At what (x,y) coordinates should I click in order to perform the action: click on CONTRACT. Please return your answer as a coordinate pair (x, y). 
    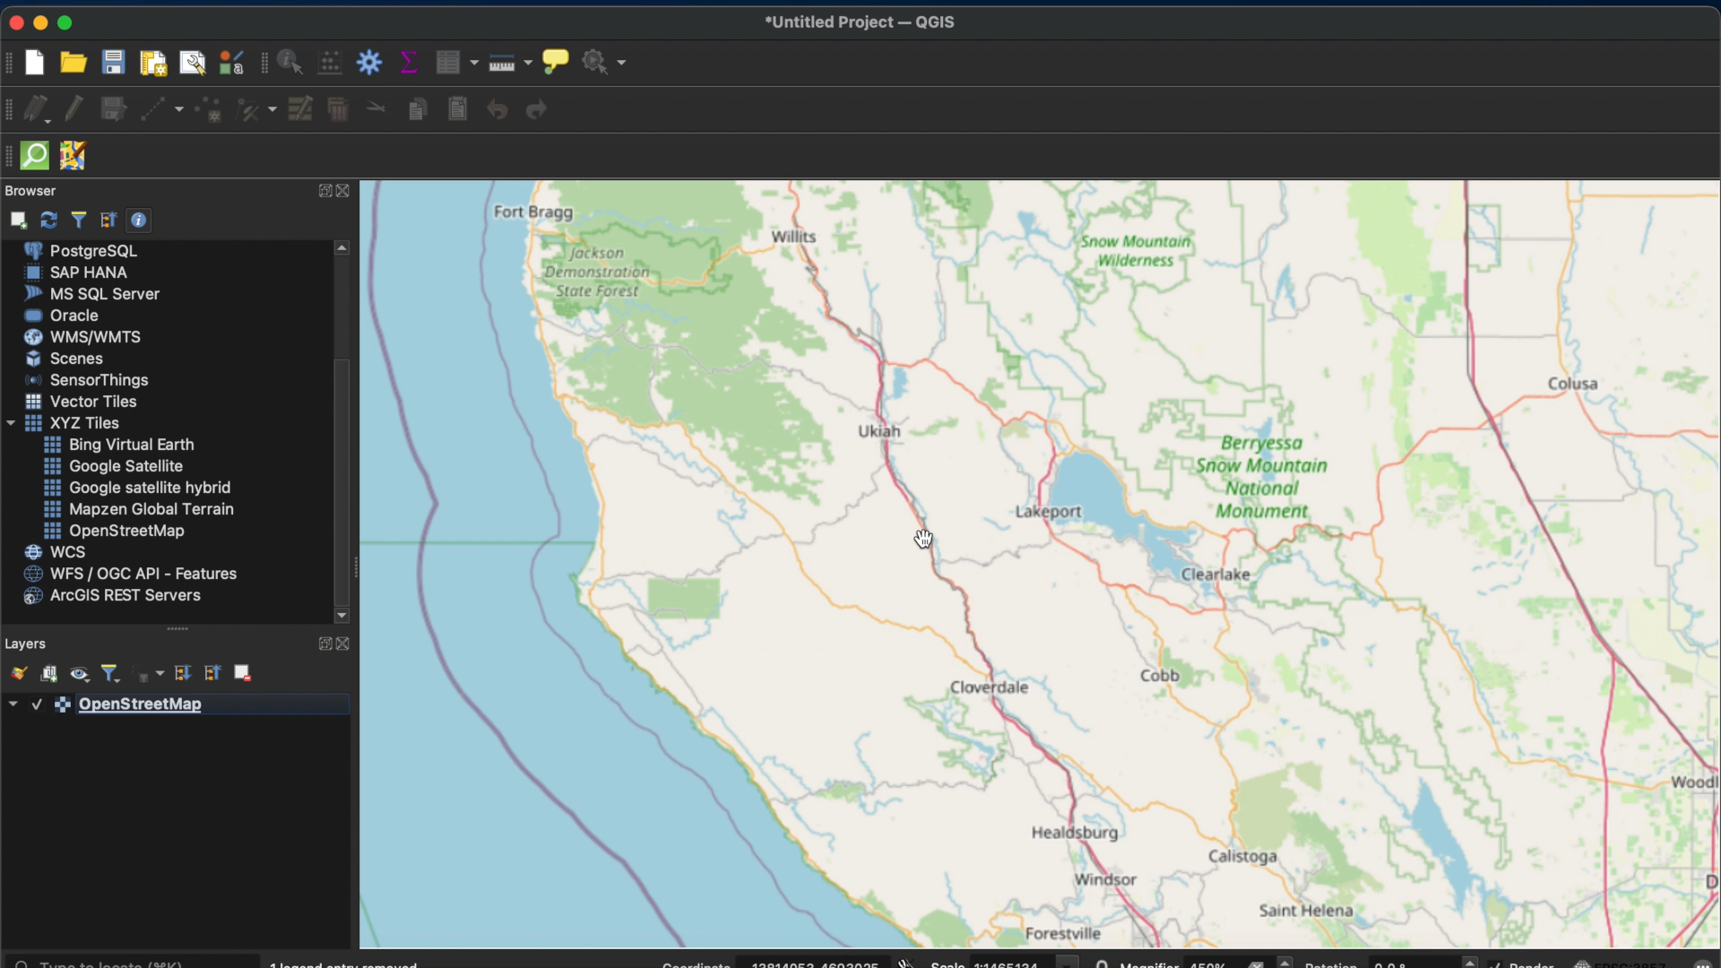
    Looking at the image, I should click on (347, 645).